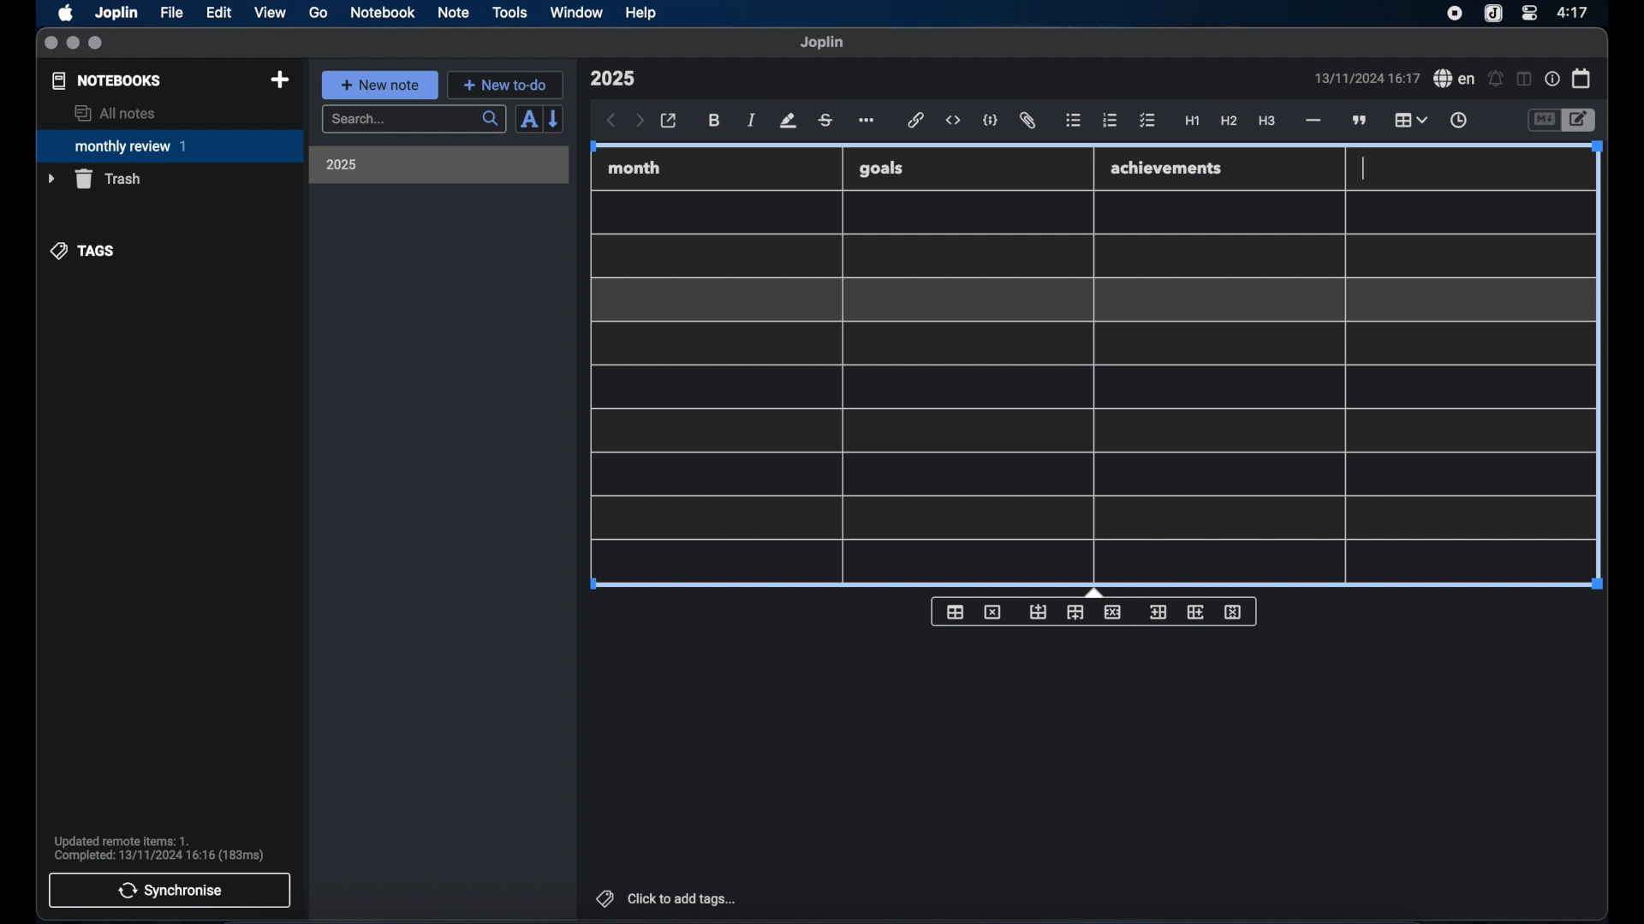 The height and width of the screenshot is (924, 1644). Describe the element at coordinates (868, 121) in the screenshot. I see `more options` at that location.